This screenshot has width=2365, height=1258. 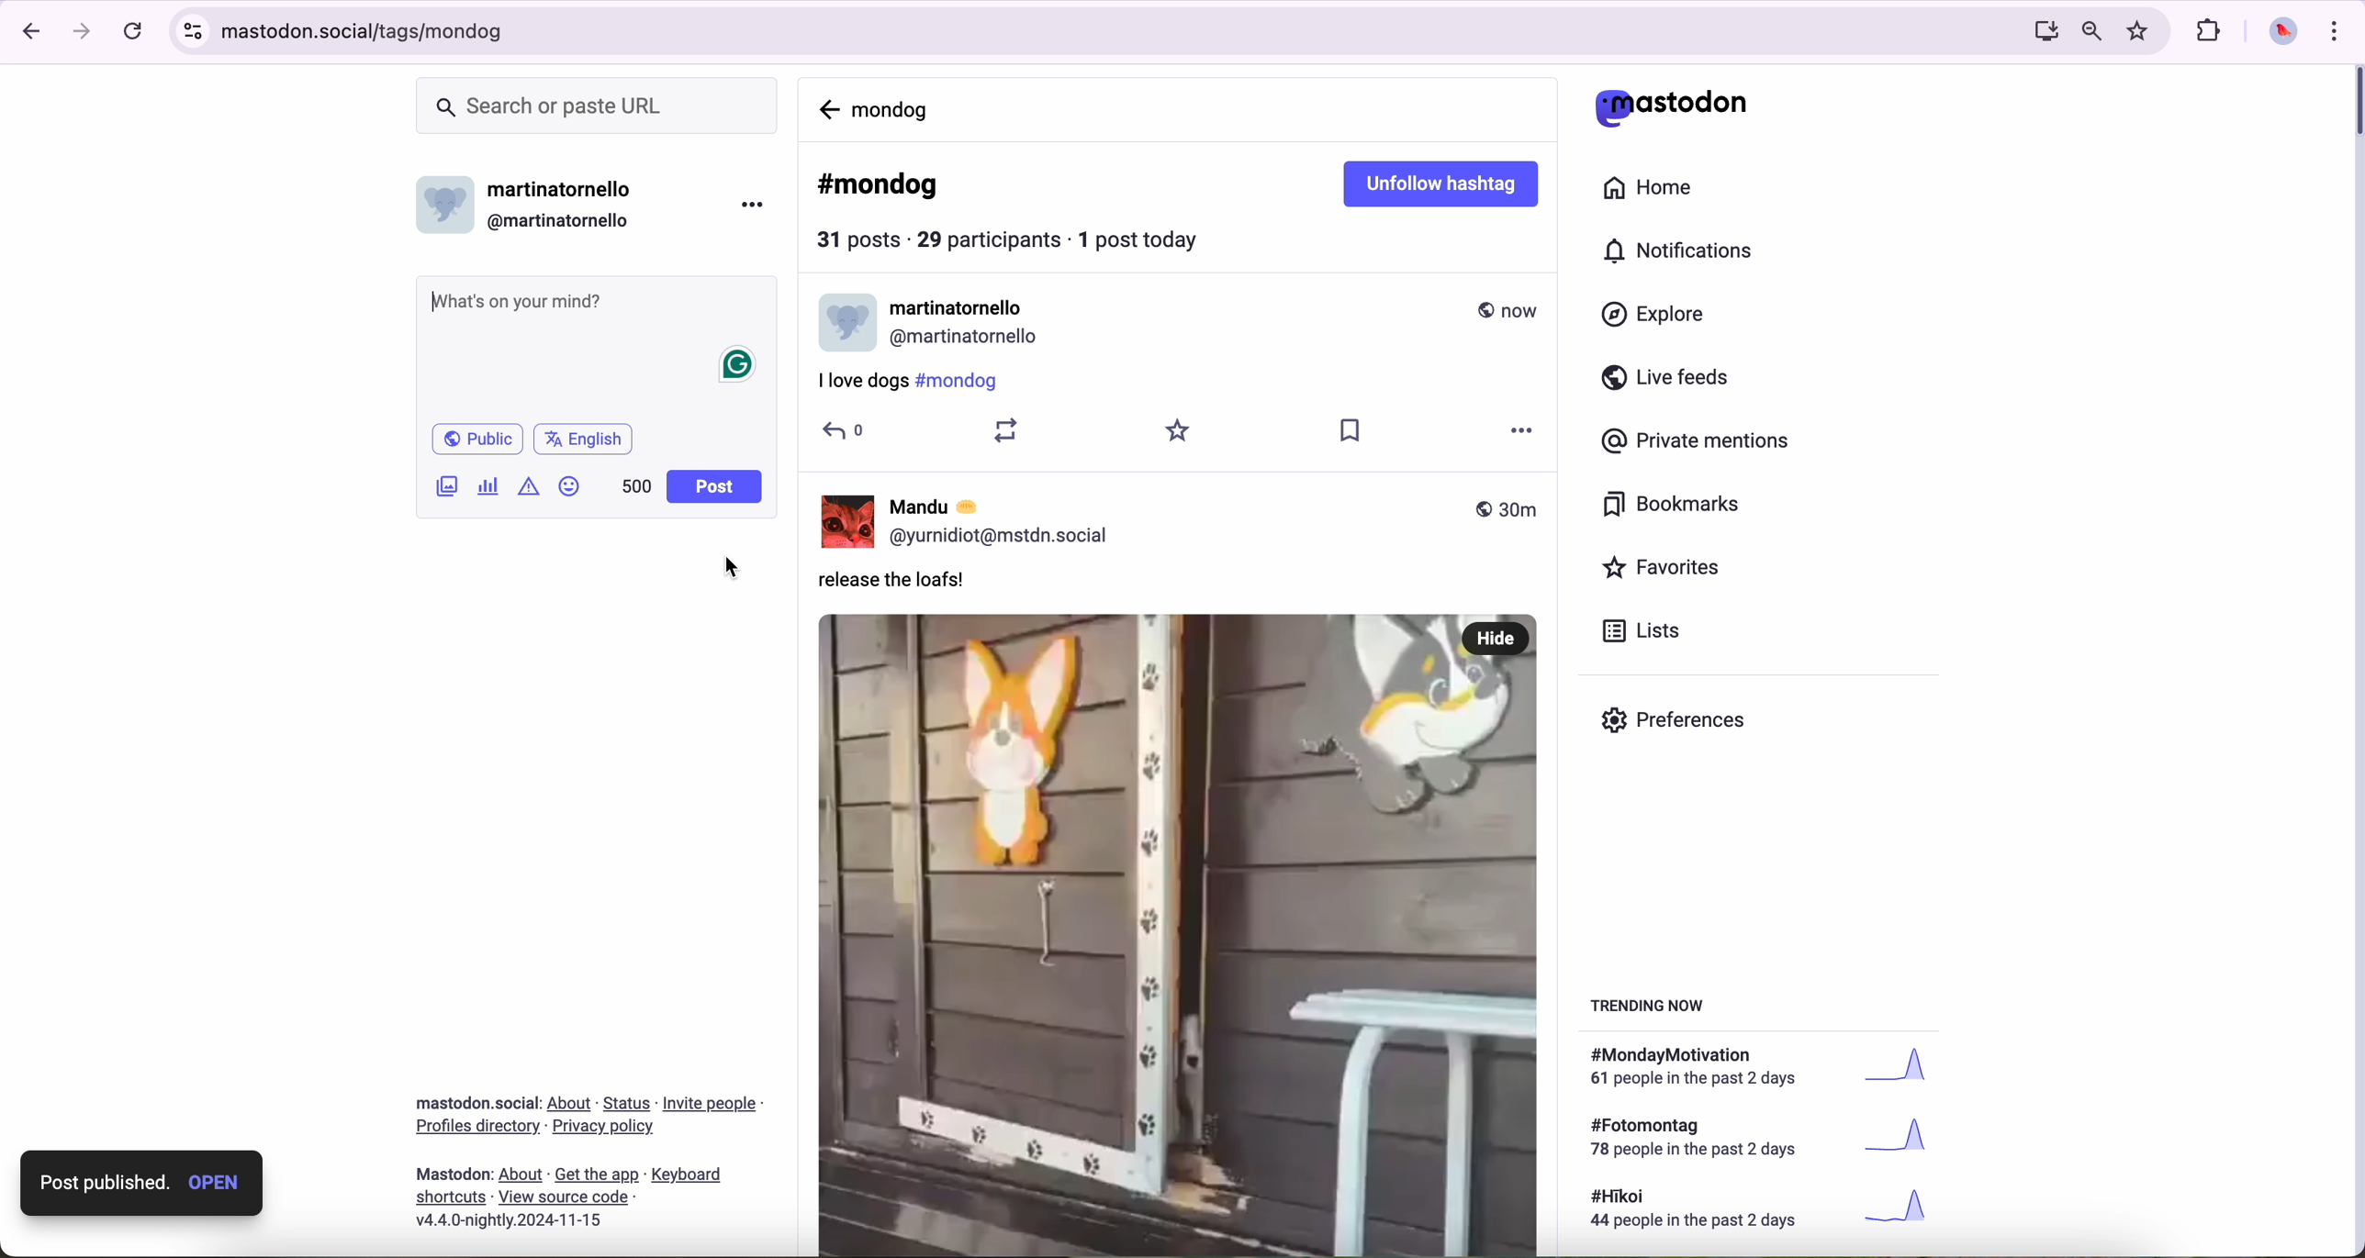 I want to click on link, so click(x=452, y=1198).